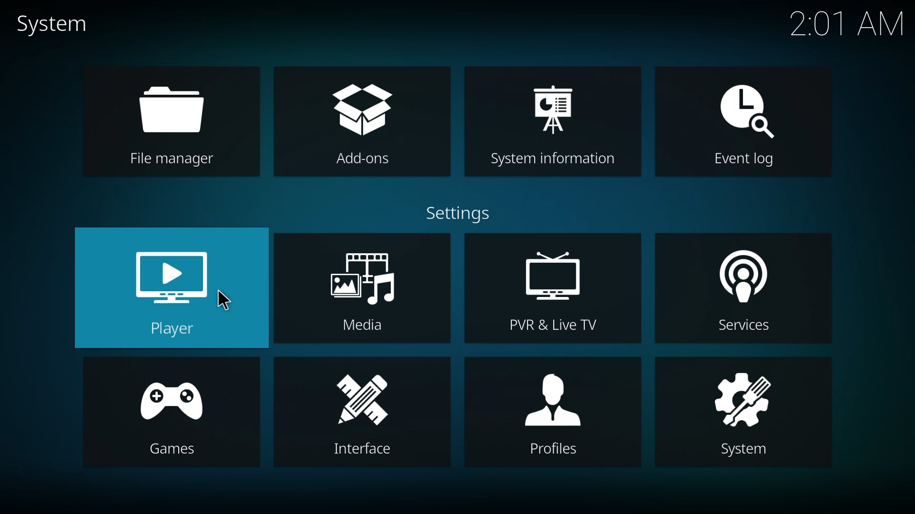 The width and height of the screenshot is (915, 514). I want to click on player, so click(172, 289).